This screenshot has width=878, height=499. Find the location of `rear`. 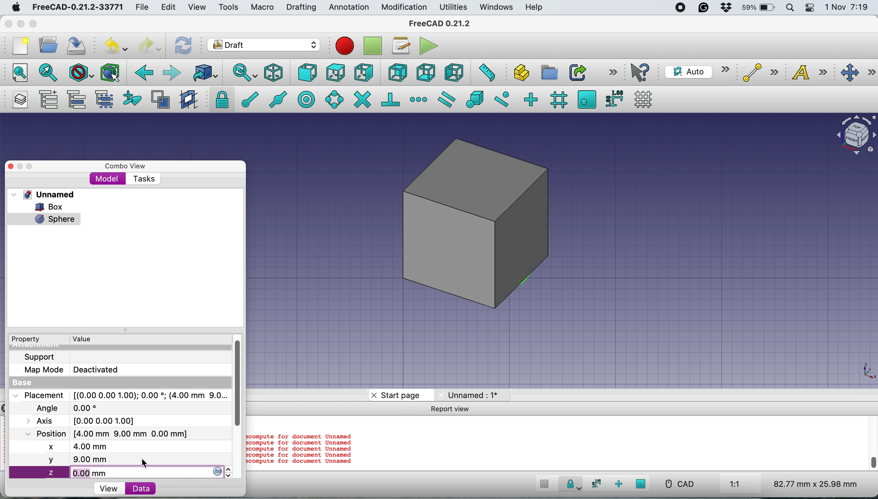

rear is located at coordinates (397, 73).